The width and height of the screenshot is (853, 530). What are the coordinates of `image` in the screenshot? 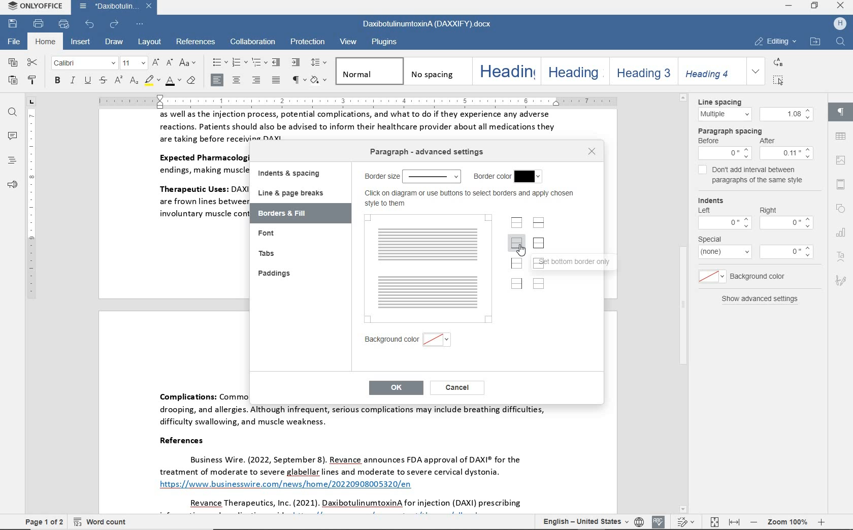 It's located at (841, 161).